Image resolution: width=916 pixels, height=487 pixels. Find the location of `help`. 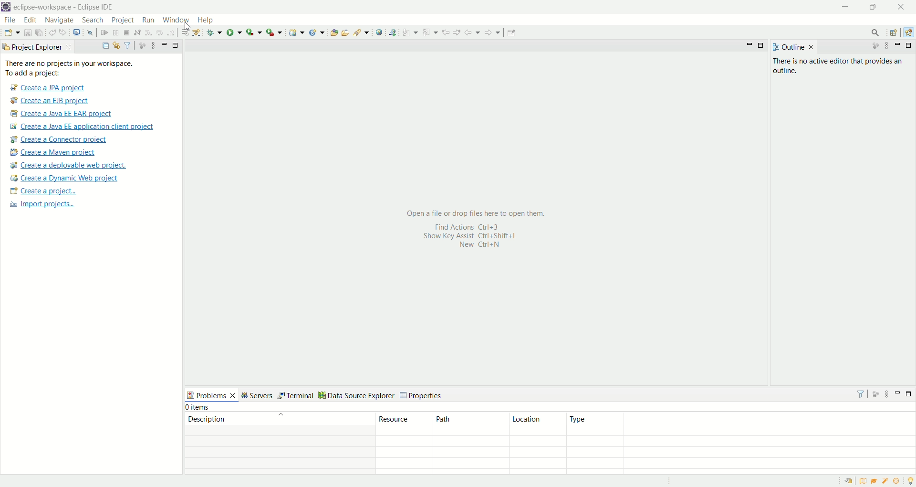

help is located at coordinates (204, 20).